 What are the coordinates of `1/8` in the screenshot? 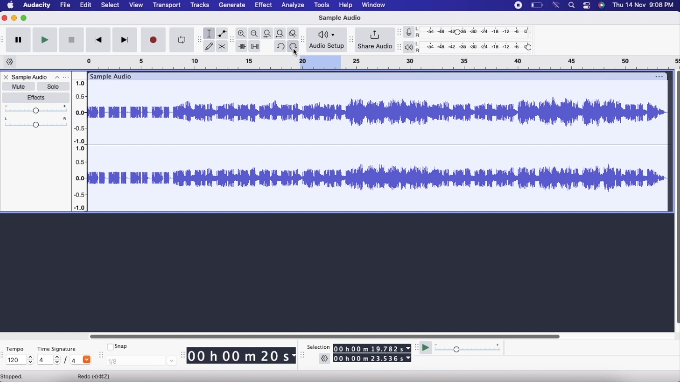 It's located at (141, 362).